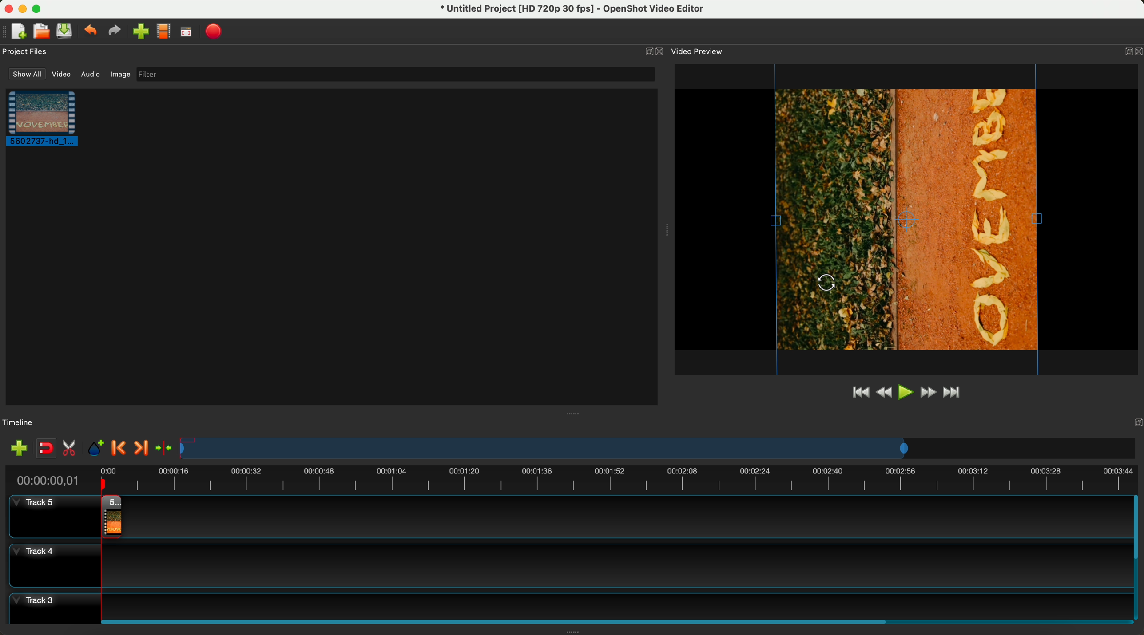 This screenshot has height=635, width=1144. I want to click on fast foward, so click(928, 392).